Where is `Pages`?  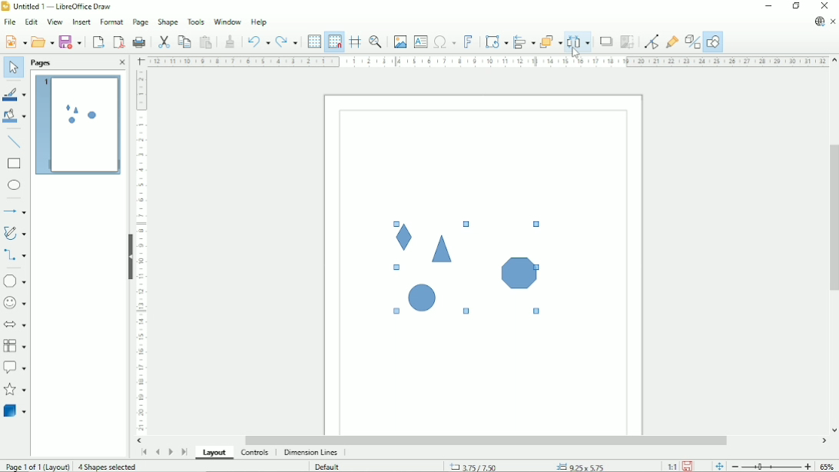
Pages is located at coordinates (40, 62).